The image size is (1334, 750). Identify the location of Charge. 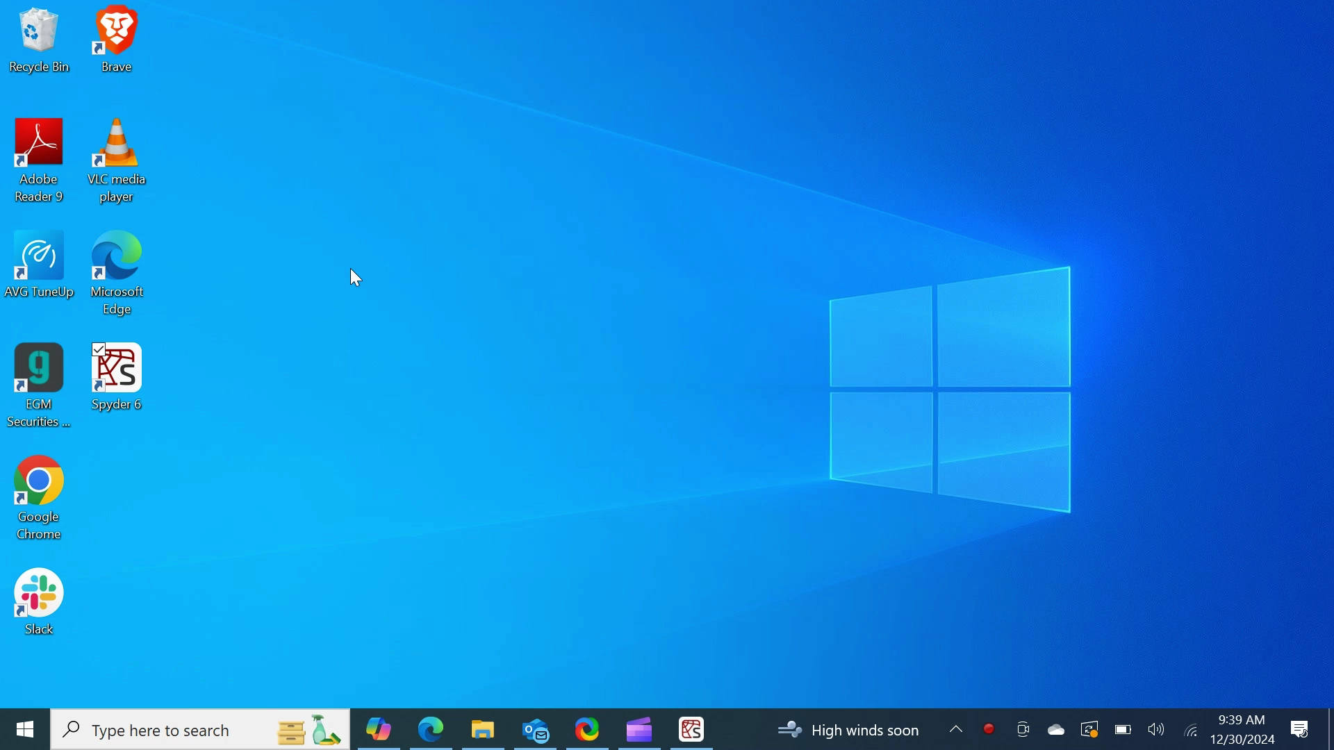
(1122, 729).